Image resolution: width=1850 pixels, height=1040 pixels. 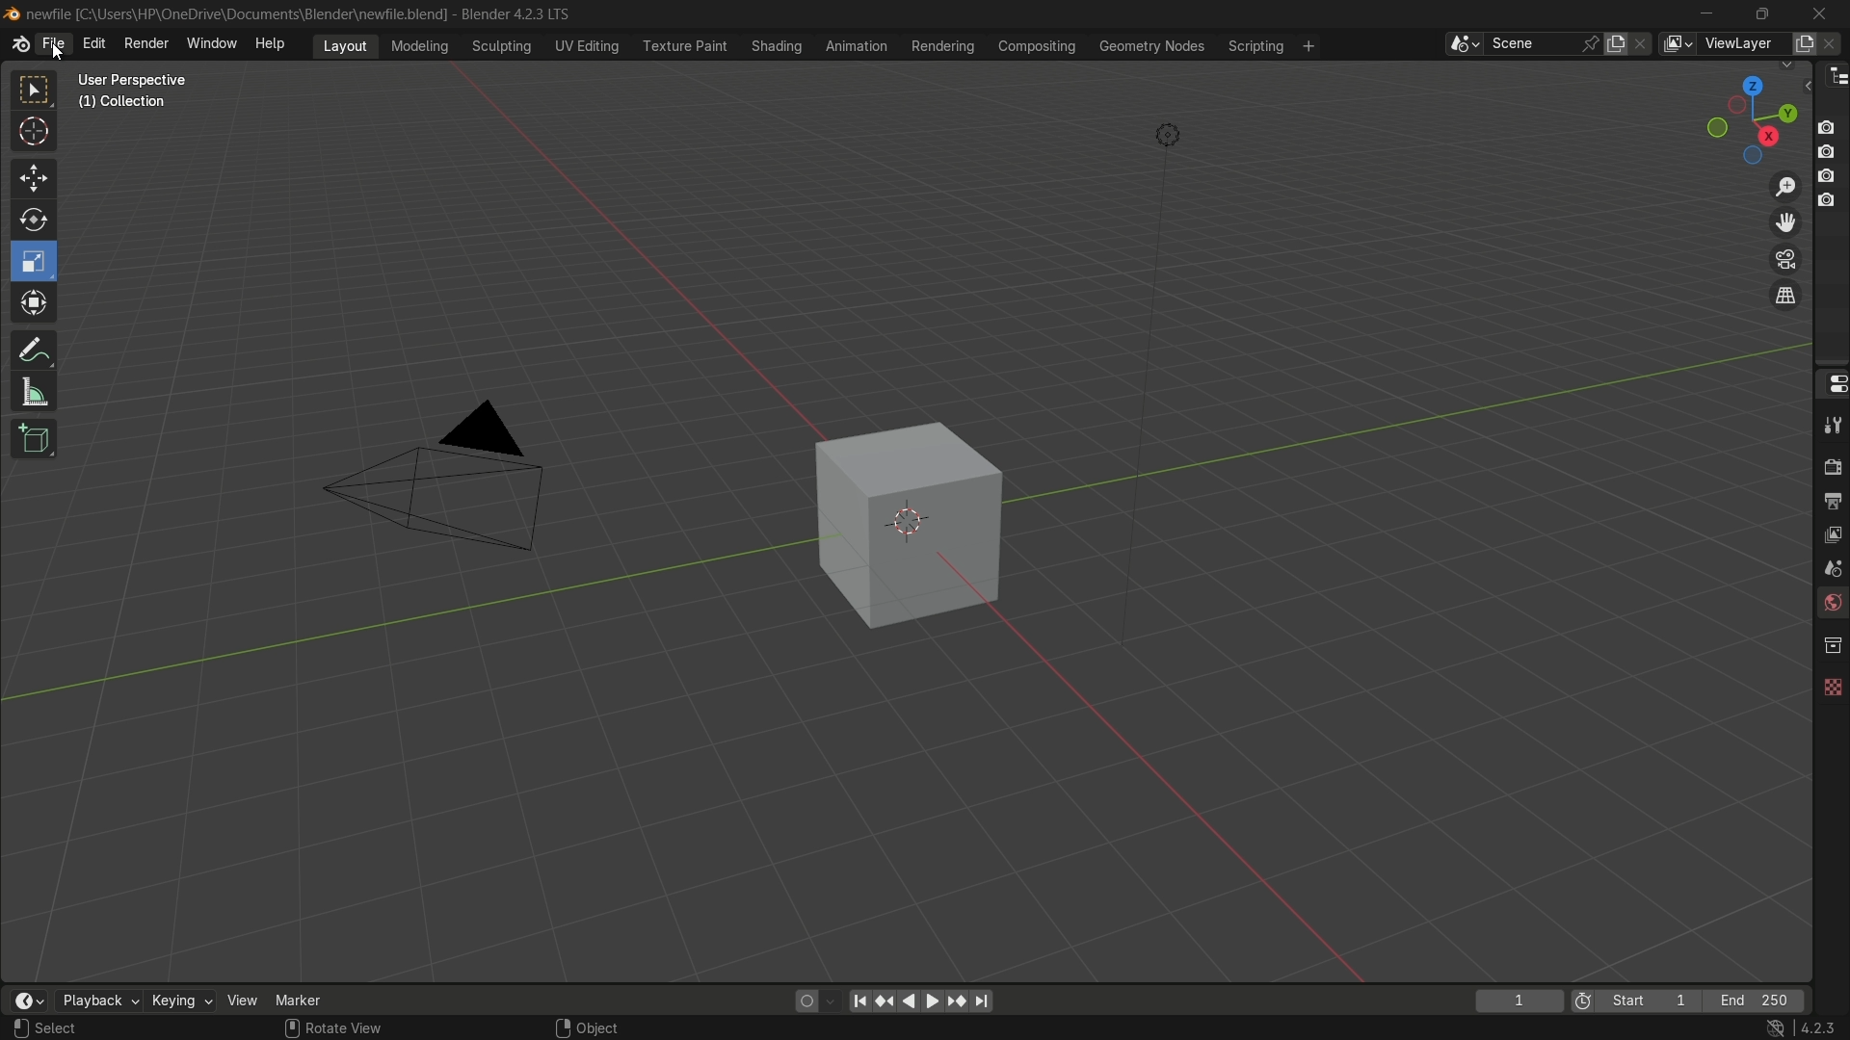 What do you see at coordinates (957, 1000) in the screenshot?
I see `jump to keyframe` at bounding box center [957, 1000].